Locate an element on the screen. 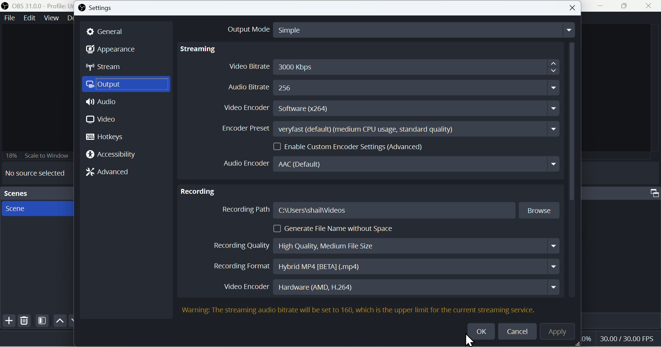 The image size is (661, 347). Accessi bility is located at coordinates (115, 156).